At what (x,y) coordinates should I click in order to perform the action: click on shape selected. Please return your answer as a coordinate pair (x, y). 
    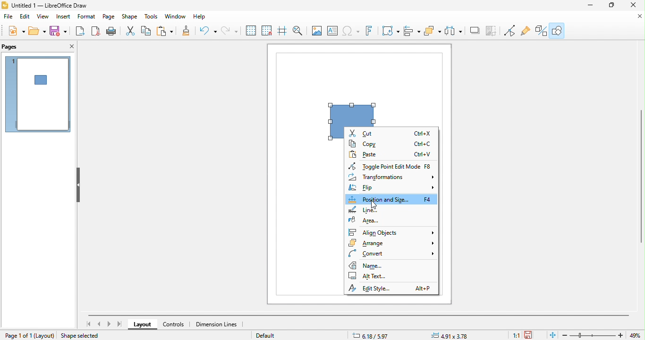
    Looking at the image, I should click on (83, 335).